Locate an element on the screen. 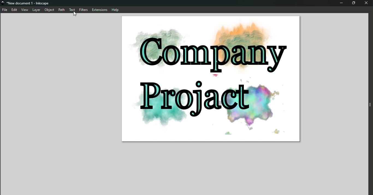  cursor is located at coordinates (75, 14).